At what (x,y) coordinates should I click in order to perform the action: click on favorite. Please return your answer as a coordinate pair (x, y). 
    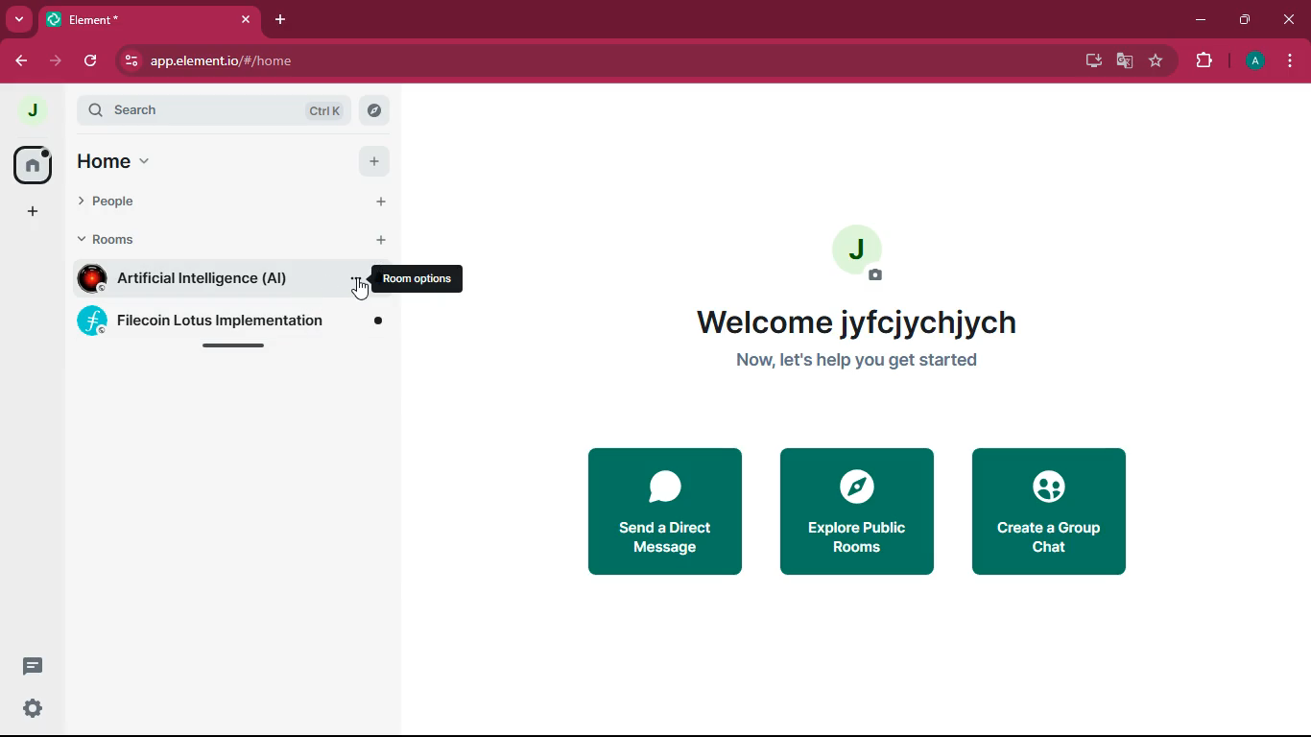
    Looking at the image, I should click on (1156, 63).